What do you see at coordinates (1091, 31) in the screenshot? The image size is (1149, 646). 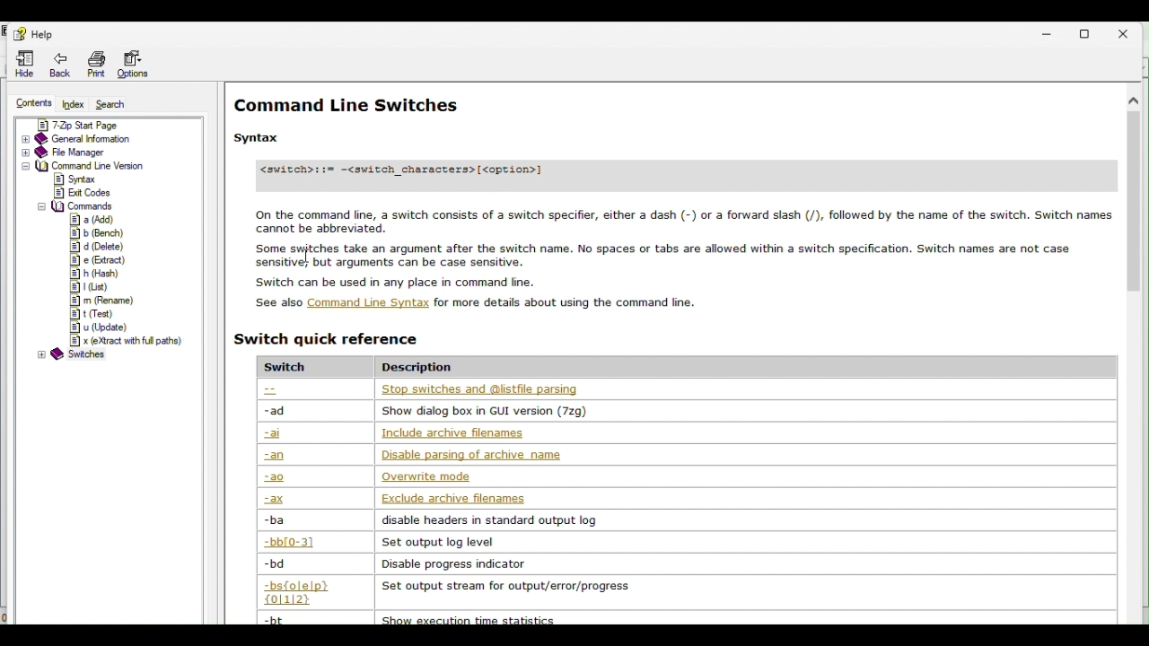 I see `Restore` at bounding box center [1091, 31].